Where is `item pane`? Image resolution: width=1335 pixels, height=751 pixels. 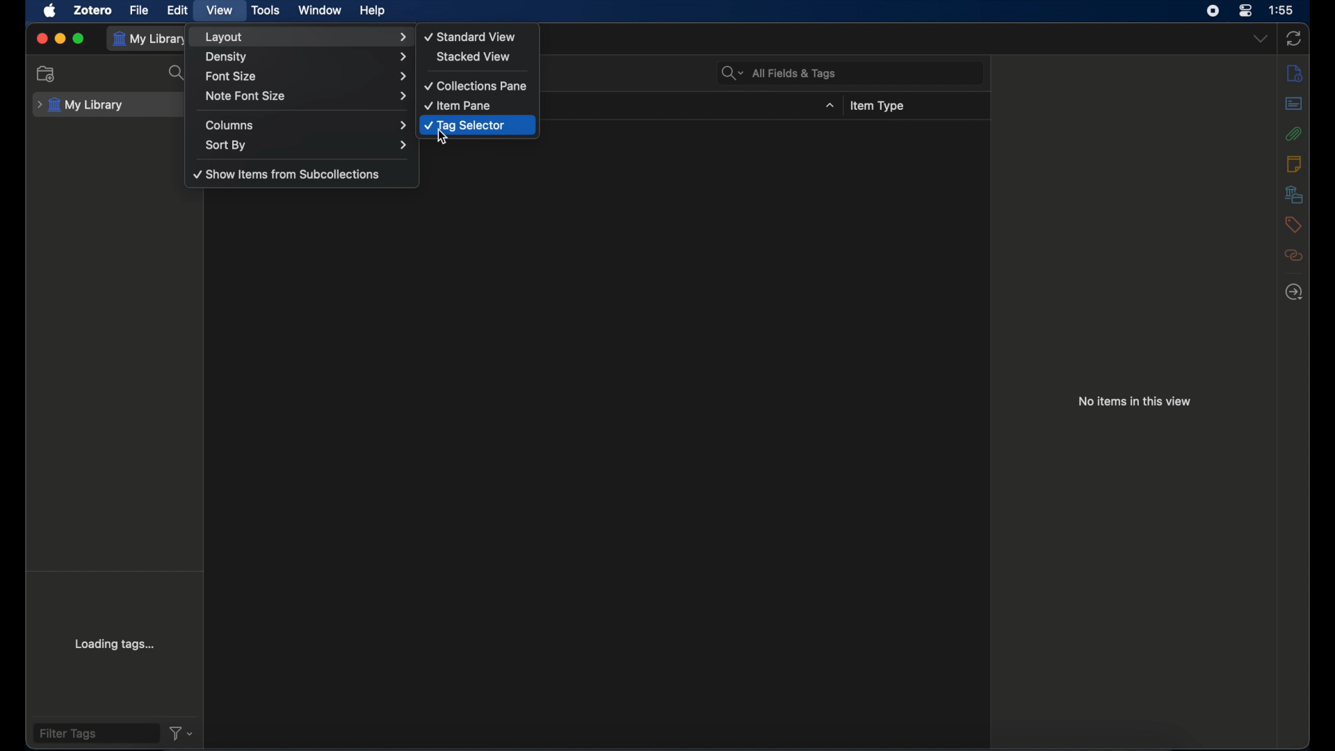
item pane is located at coordinates (458, 105).